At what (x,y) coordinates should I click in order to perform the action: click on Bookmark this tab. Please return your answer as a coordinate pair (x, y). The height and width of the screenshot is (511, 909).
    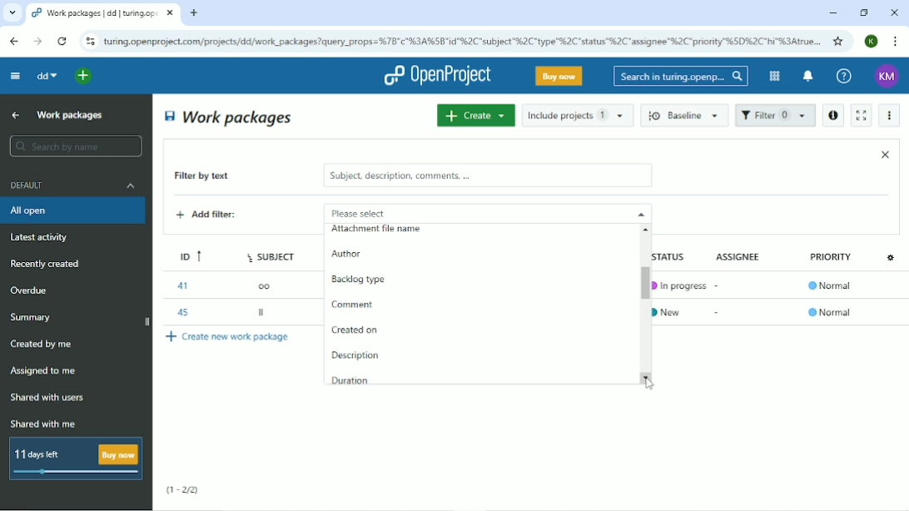
    Looking at the image, I should click on (838, 41).